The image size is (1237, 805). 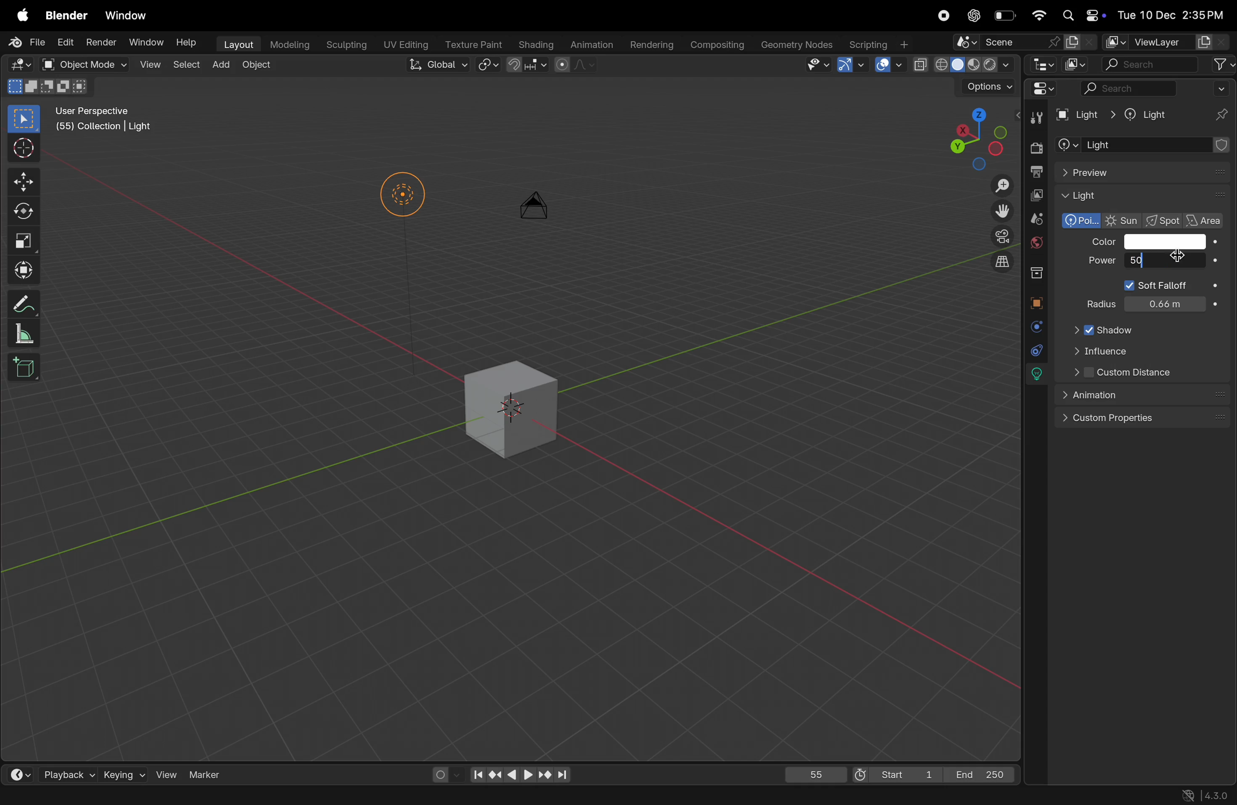 I want to click on time, so click(x=25, y=774).